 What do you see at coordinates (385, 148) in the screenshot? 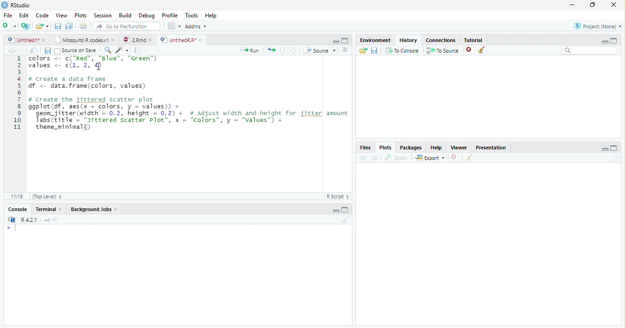
I see `Plots` at bounding box center [385, 148].